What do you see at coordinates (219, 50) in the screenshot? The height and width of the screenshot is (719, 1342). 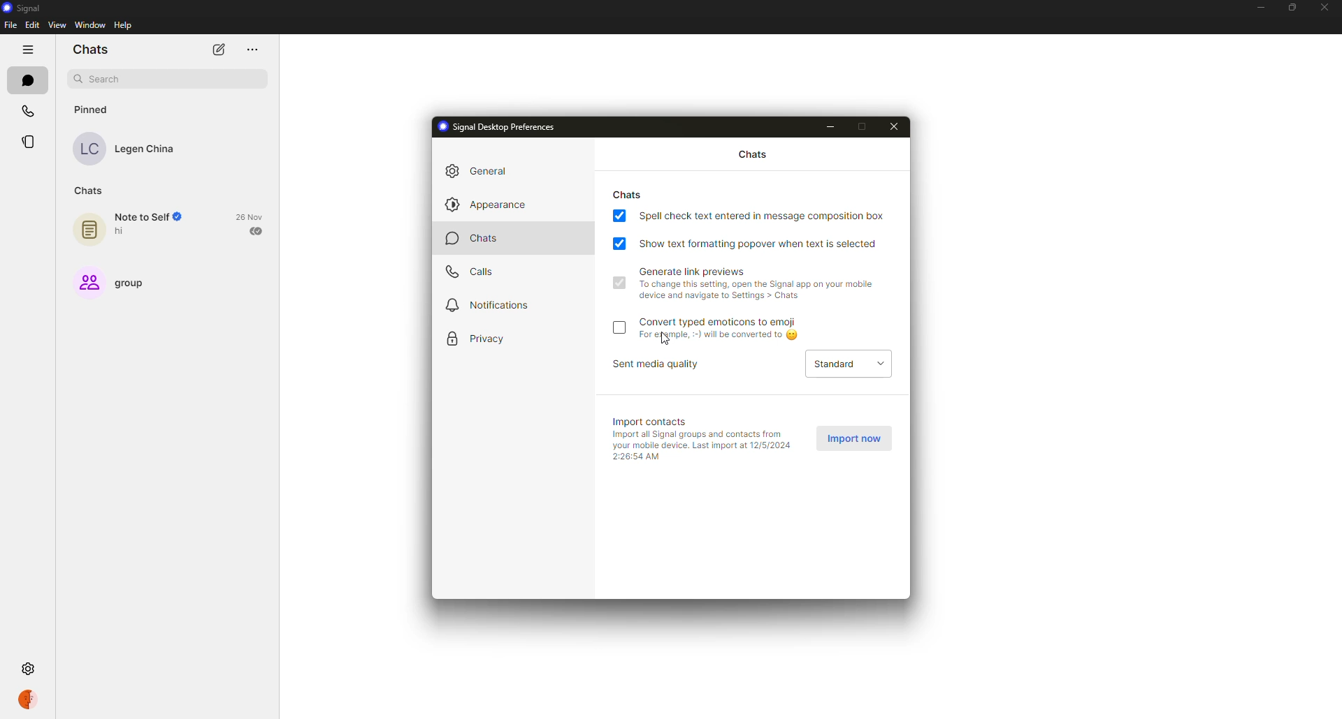 I see `new chat` at bounding box center [219, 50].